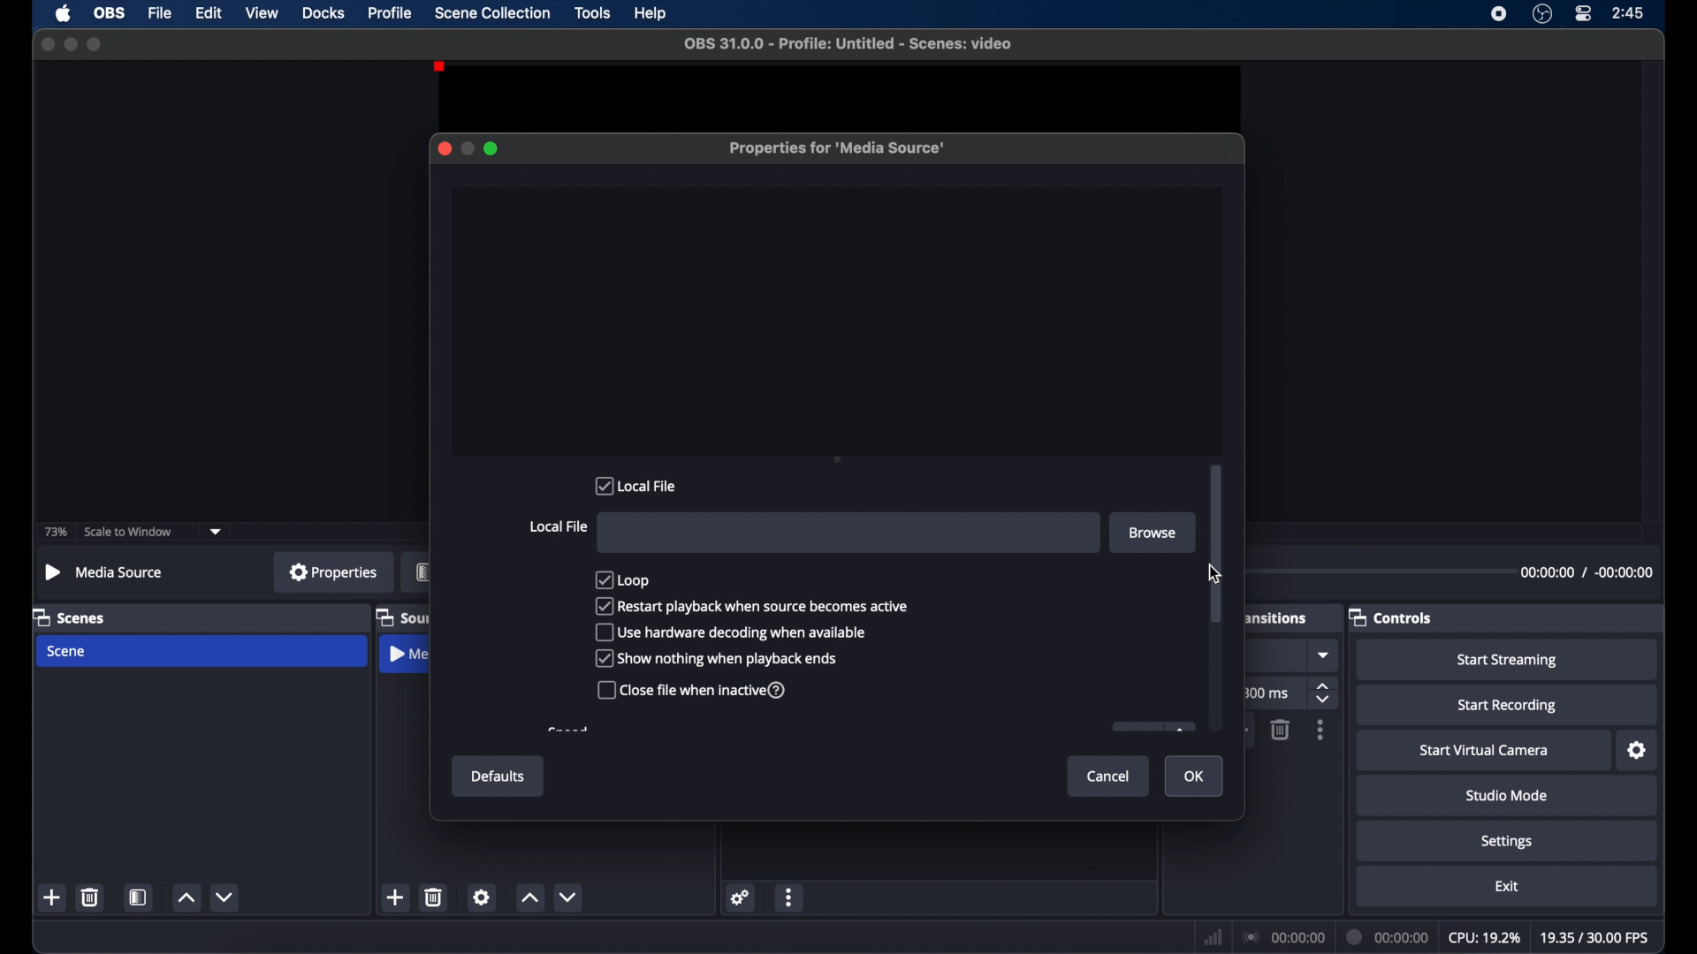 The image size is (1697, 954). What do you see at coordinates (139, 897) in the screenshot?
I see `scene filters` at bounding box center [139, 897].